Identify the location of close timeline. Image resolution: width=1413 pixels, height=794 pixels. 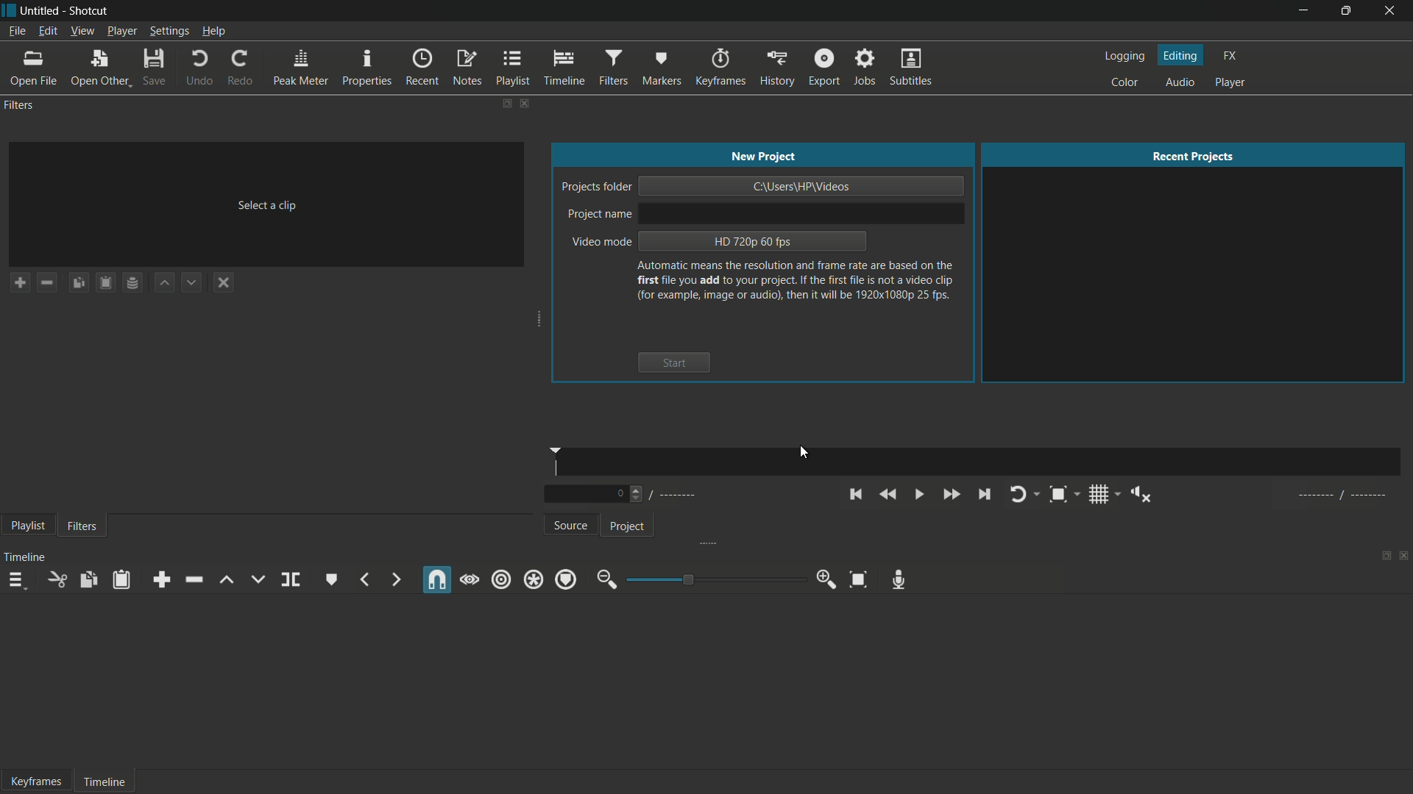
(1404, 555).